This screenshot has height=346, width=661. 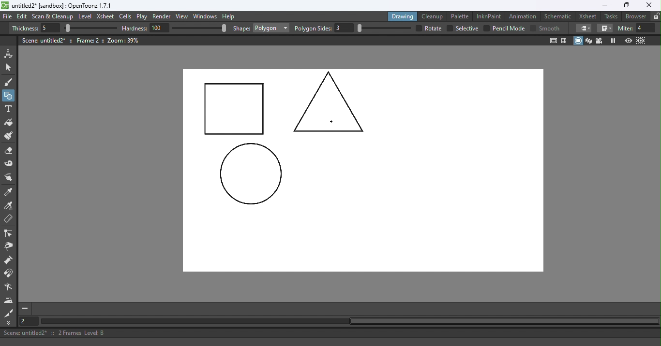 What do you see at coordinates (271, 28) in the screenshot?
I see `Rectangle ` at bounding box center [271, 28].